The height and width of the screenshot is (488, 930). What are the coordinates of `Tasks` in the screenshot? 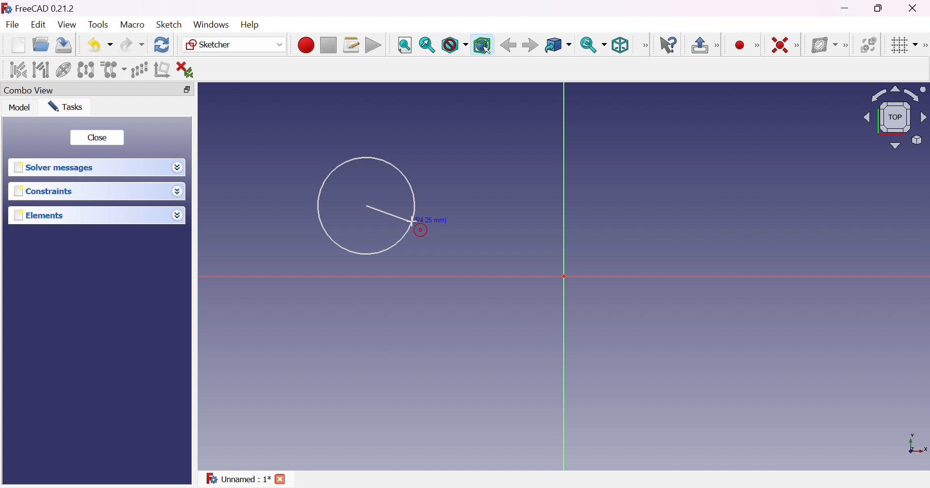 It's located at (66, 107).